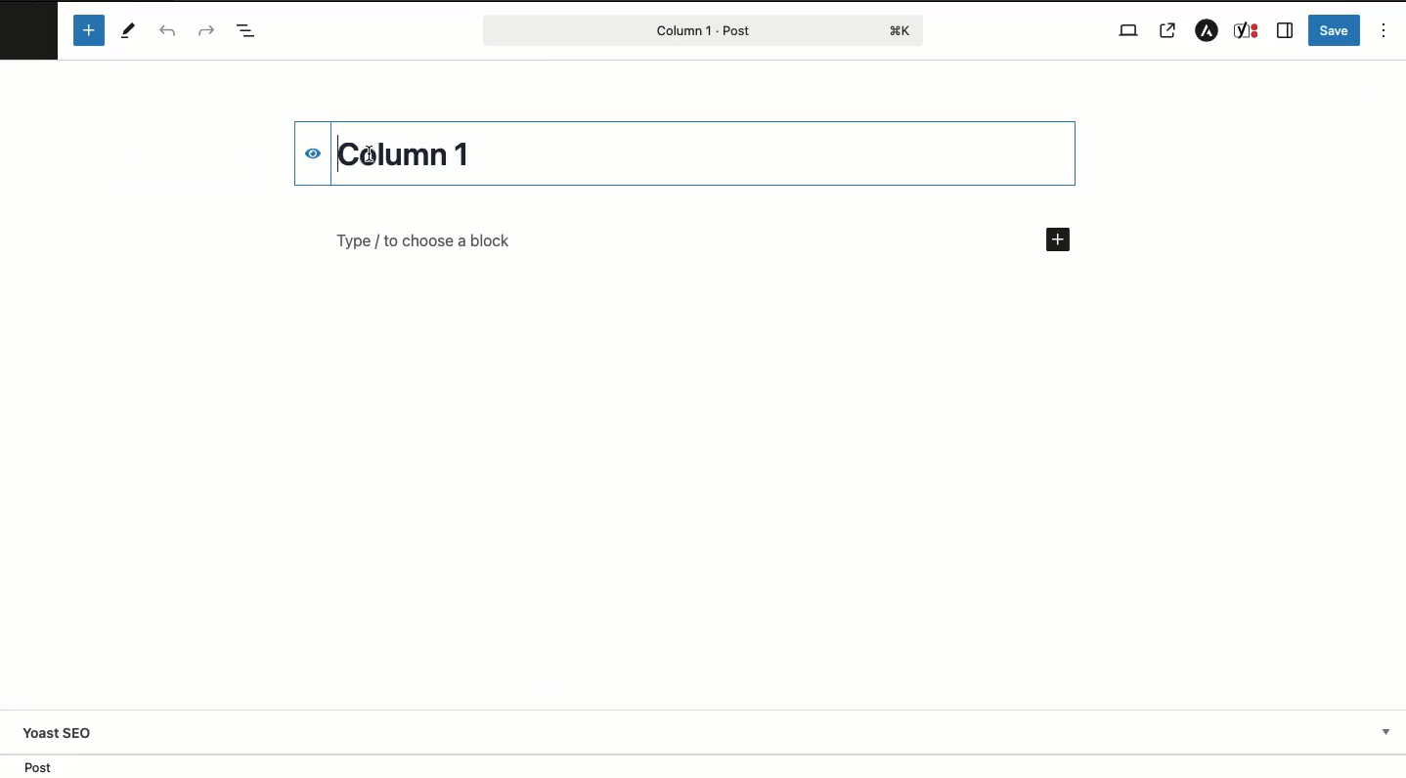 The image size is (1406, 778). Describe the element at coordinates (29, 25) in the screenshot. I see `Wordpress logo` at that location.